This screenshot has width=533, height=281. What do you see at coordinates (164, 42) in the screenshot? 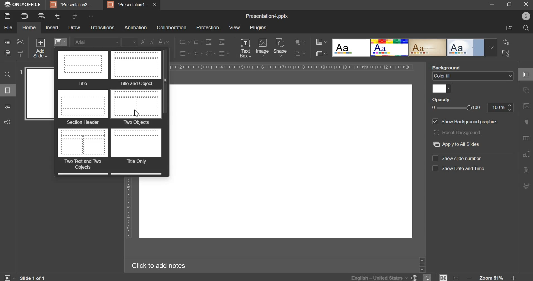
I see `change case` at bounding box center [164, 42].